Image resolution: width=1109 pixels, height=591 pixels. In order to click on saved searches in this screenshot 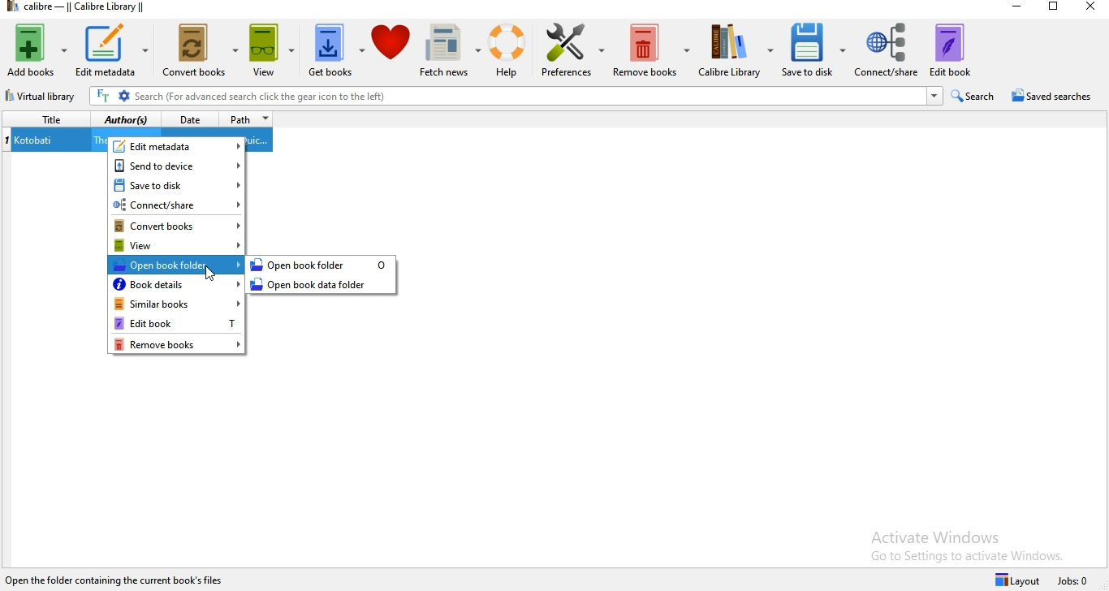, I will do `click(1053, 96)`.